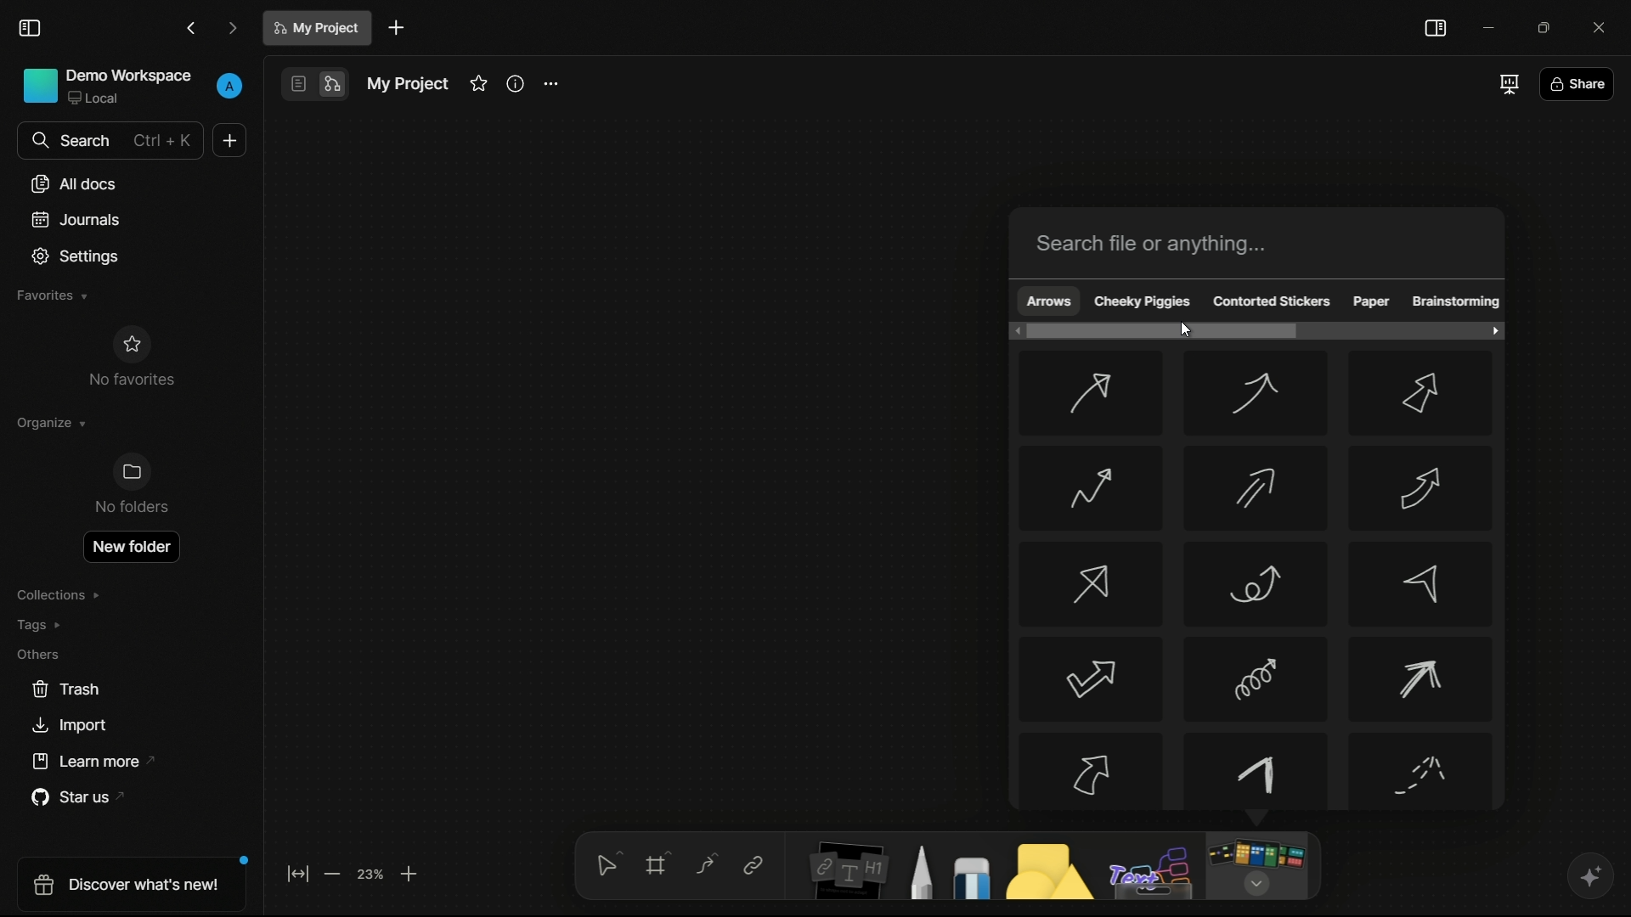  Describe the element at coordinates (1253, 584) in the screenshot. I see `arrow-8` at that location.